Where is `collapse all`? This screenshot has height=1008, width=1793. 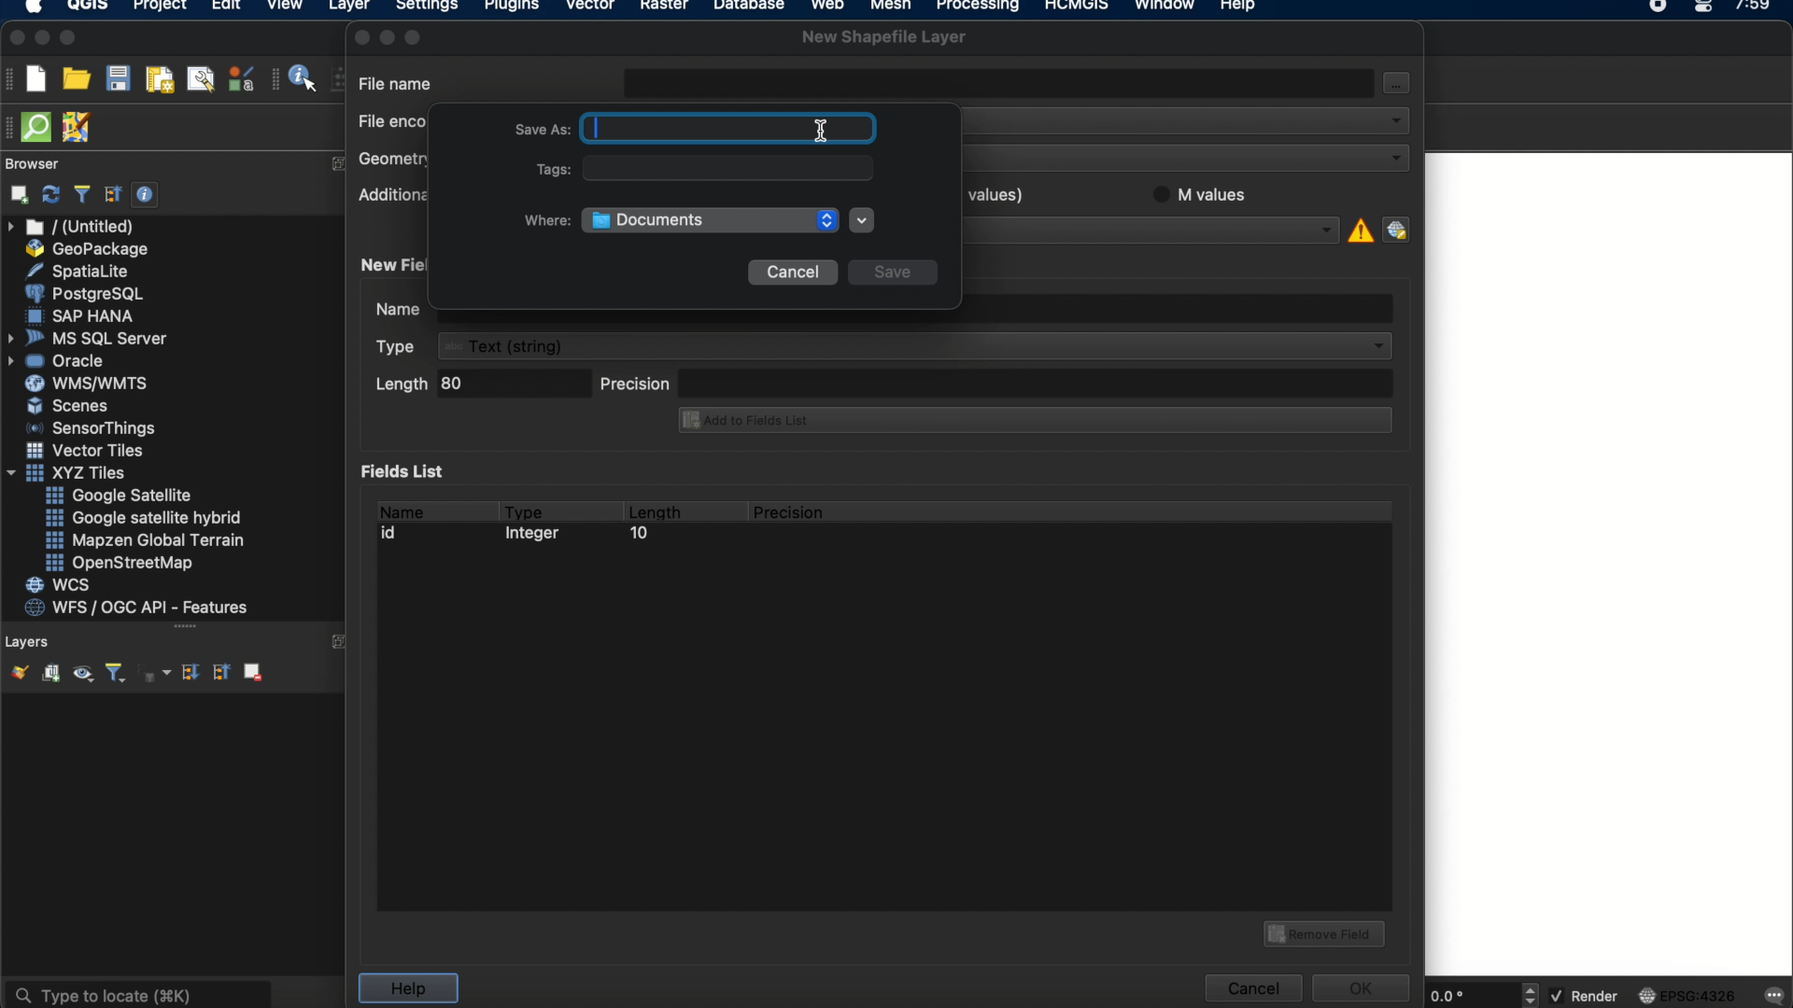
collapse all is located at coordinates (113, 194).